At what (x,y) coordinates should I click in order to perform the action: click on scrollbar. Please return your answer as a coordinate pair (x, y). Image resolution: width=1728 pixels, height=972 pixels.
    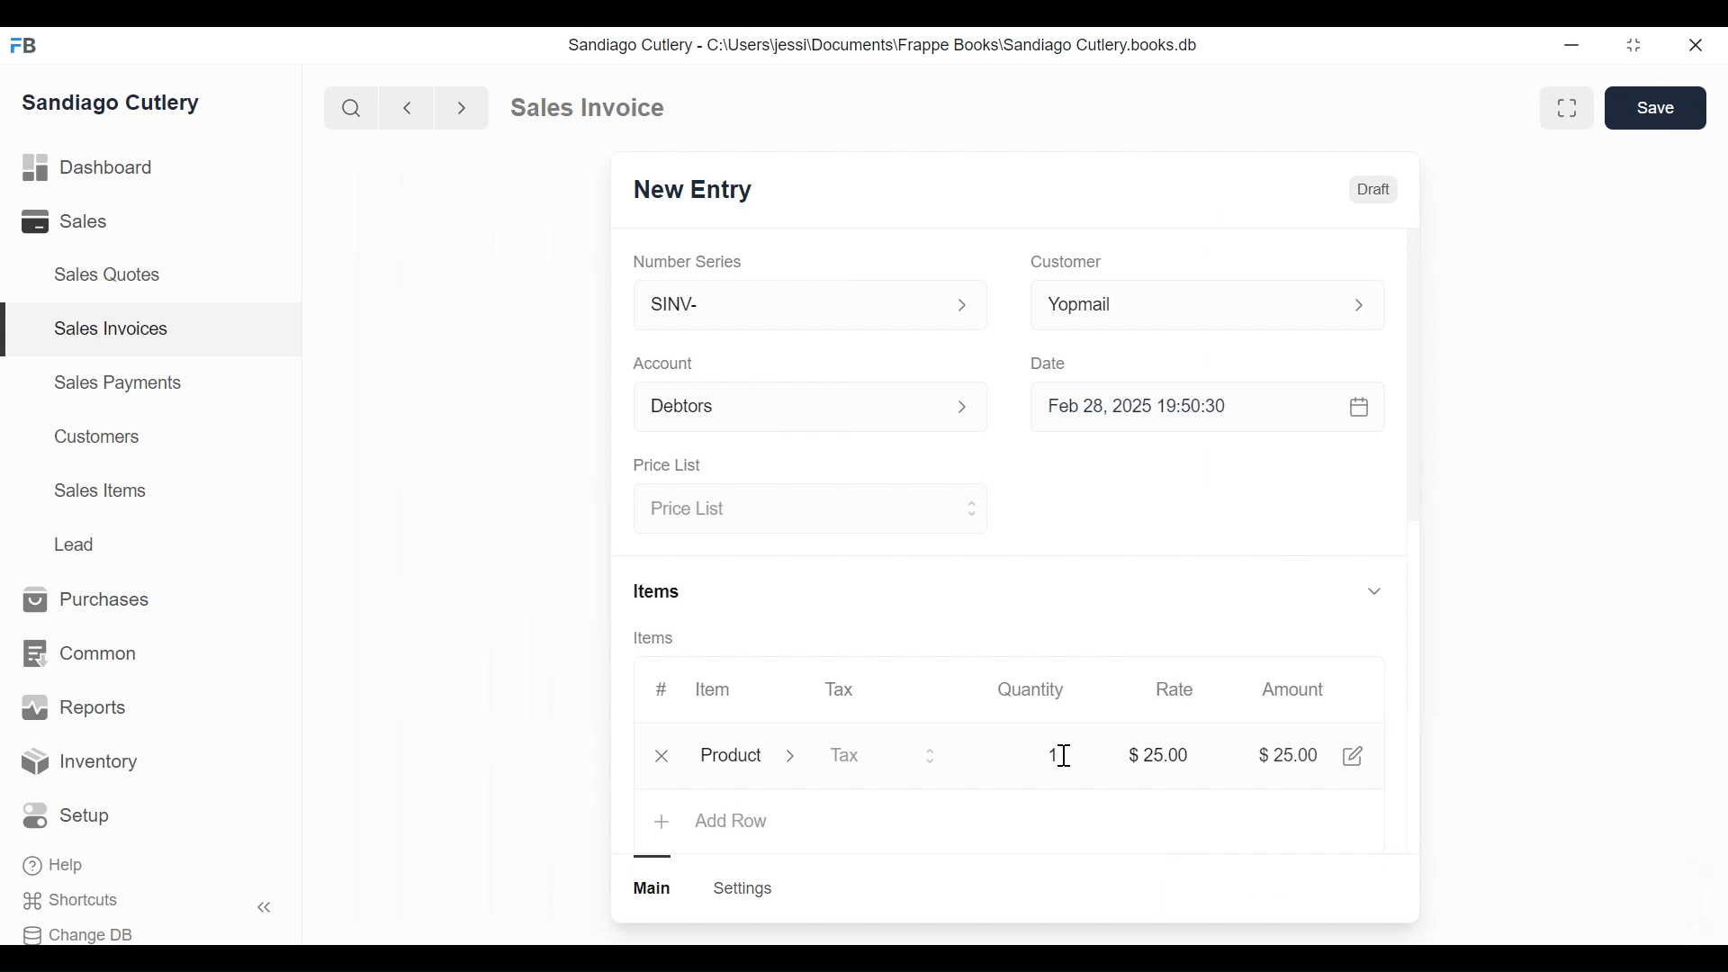
    Looking at the image, I should click on (1413, 381).